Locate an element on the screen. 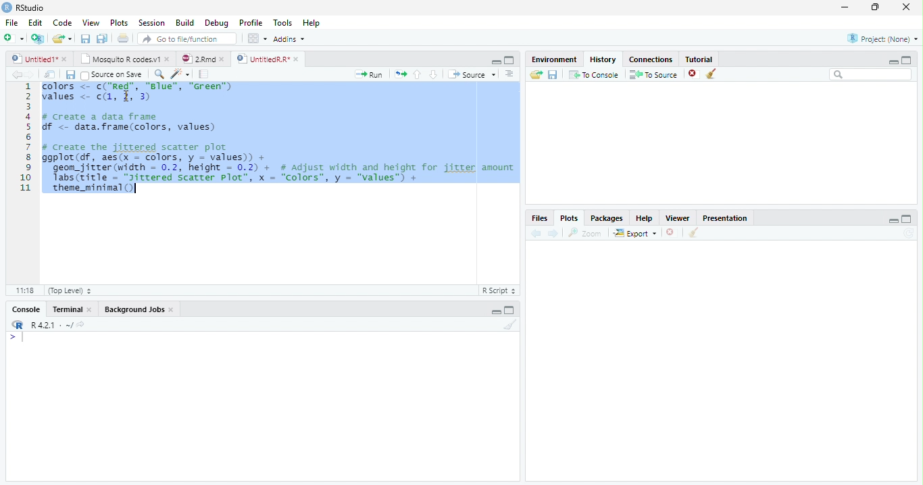 This screenshot has height=485, width=923. cursor is located at coordinates (126, 96).